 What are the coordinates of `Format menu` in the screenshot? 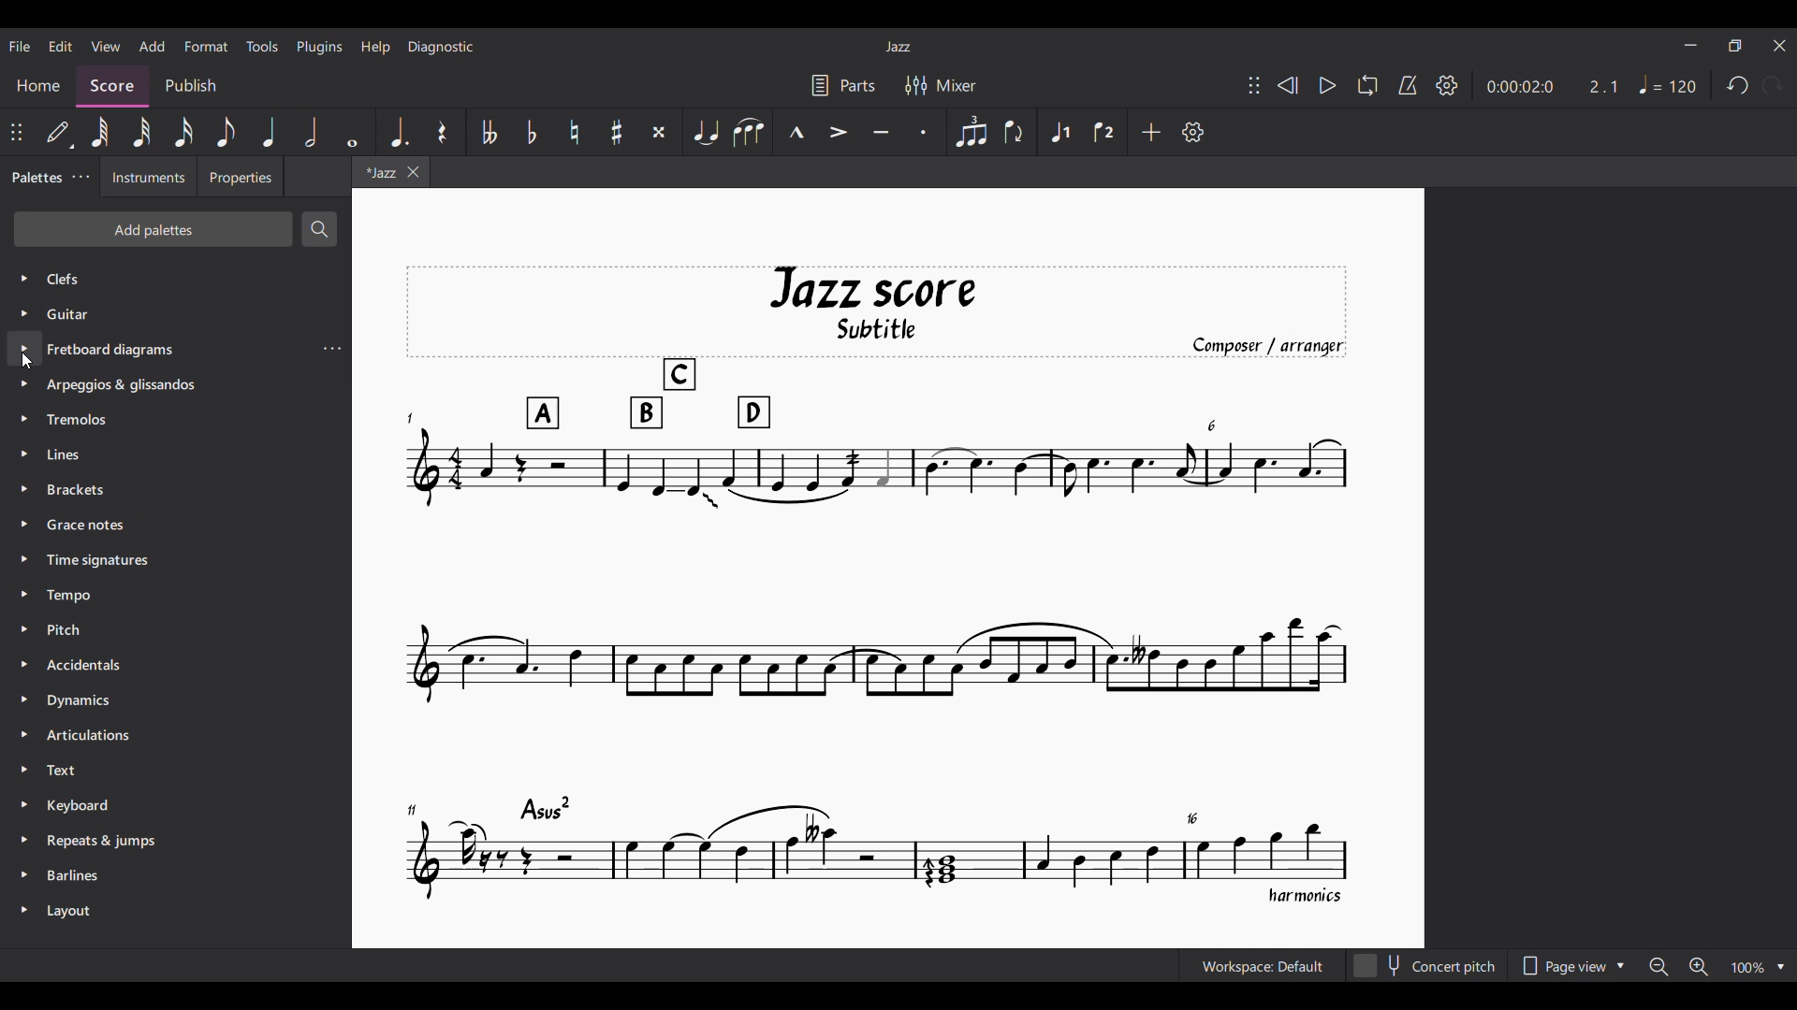 It's located at (206, 47).